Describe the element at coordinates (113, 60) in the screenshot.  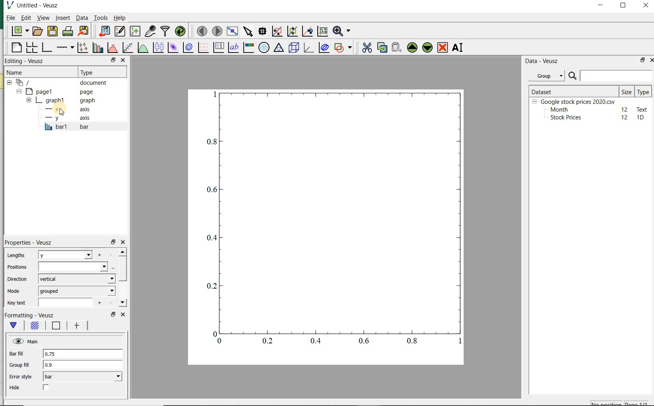
I see `restore` at that location.